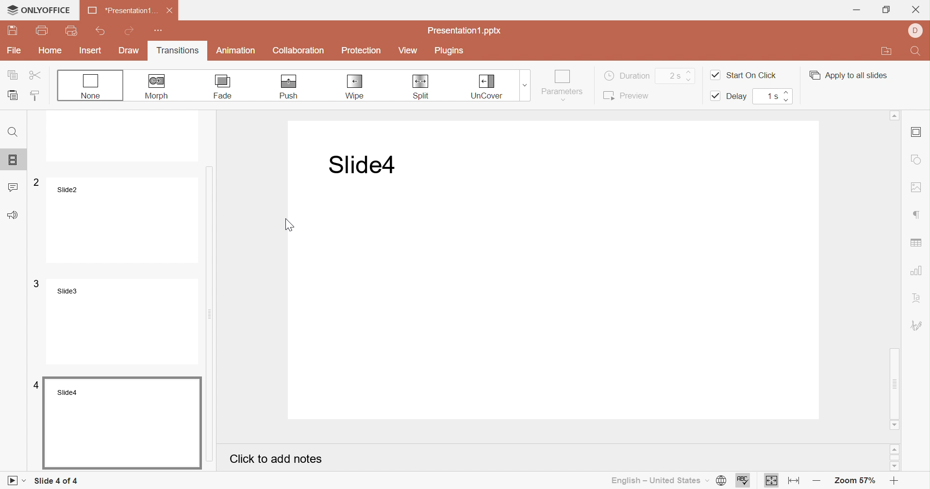  I want to click on Scroll bar, so click(214, 286).